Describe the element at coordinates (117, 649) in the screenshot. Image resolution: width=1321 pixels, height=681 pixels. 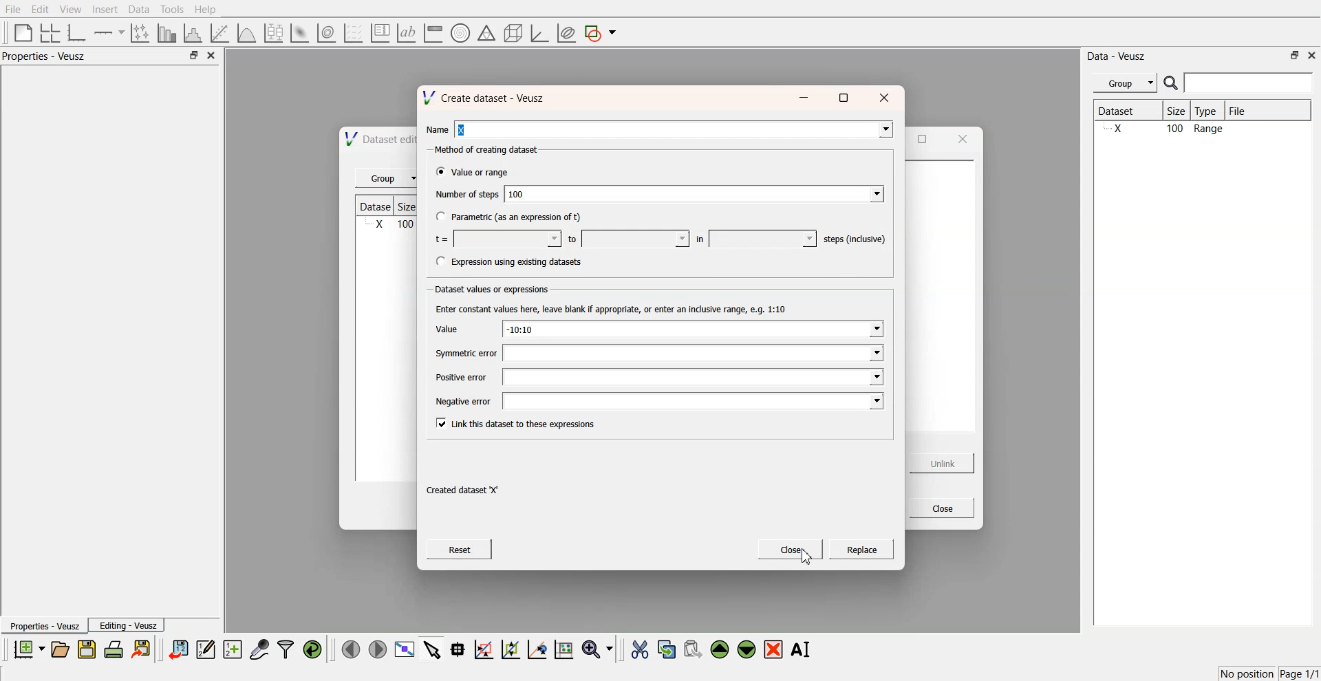
I see `print` at that location.